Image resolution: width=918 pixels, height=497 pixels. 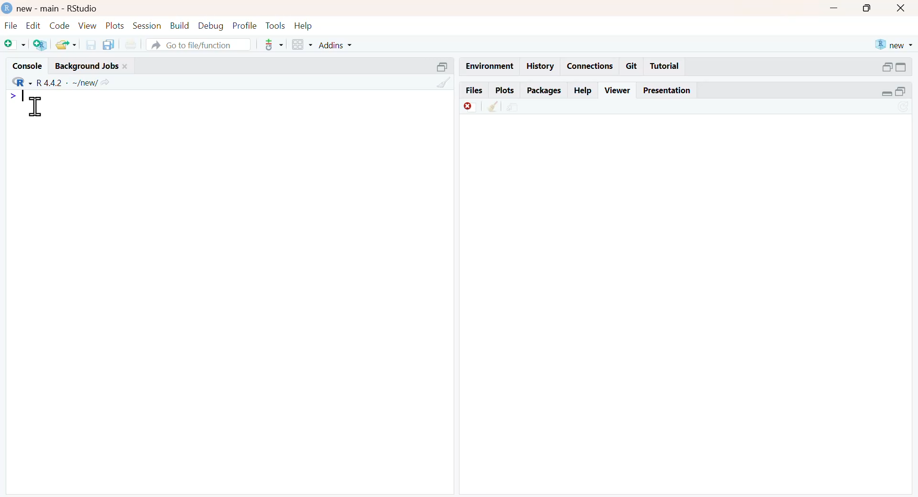 What do you see at coordinates (835, 8) in the screenshot?
I see `minimize` at bounding box center [835, 8].